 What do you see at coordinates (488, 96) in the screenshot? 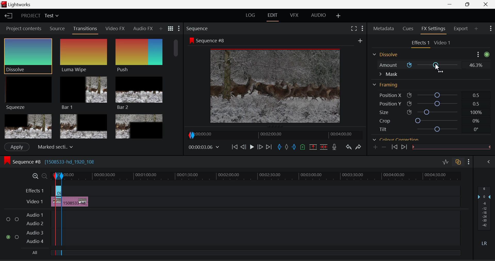
I see `Scroll Bar` at bounding box center [488, 96].